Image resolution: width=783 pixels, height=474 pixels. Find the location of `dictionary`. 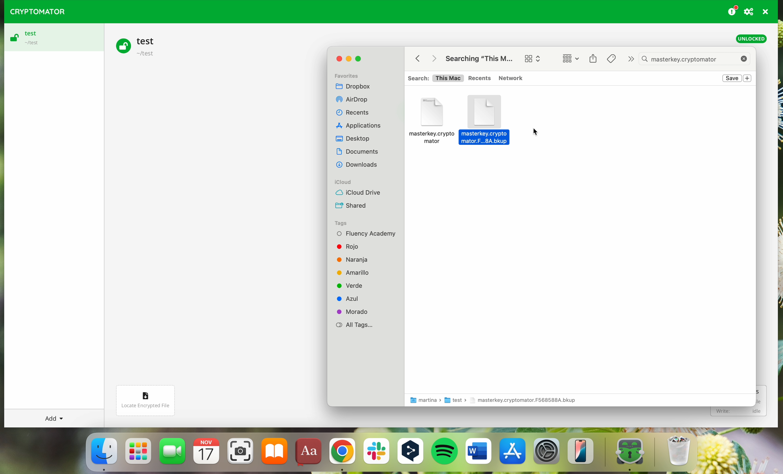

dictionary is located at coordinates (309, 452).